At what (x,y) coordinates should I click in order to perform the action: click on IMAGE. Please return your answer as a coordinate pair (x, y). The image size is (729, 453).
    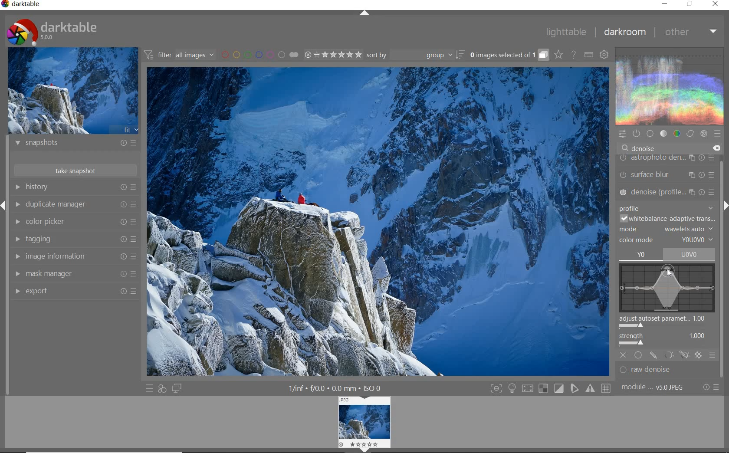
    Looking at the image, I should click on (365, 424).